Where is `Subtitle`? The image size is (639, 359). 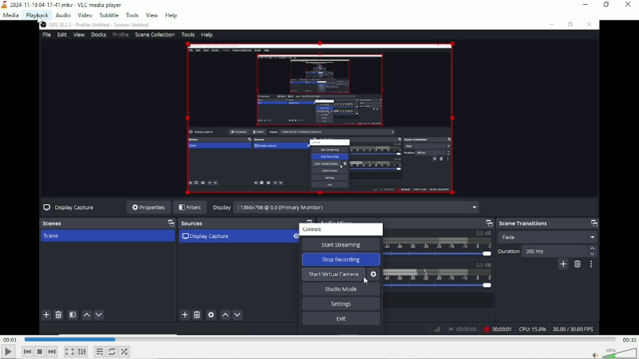 Subtitle is located at coordinates (109, 15).